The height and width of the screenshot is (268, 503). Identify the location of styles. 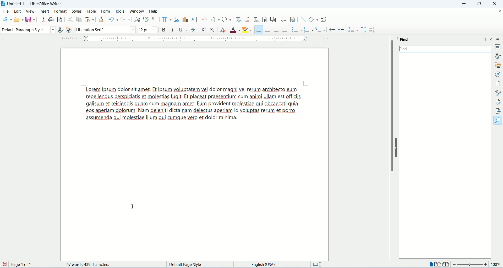
(77, 11).